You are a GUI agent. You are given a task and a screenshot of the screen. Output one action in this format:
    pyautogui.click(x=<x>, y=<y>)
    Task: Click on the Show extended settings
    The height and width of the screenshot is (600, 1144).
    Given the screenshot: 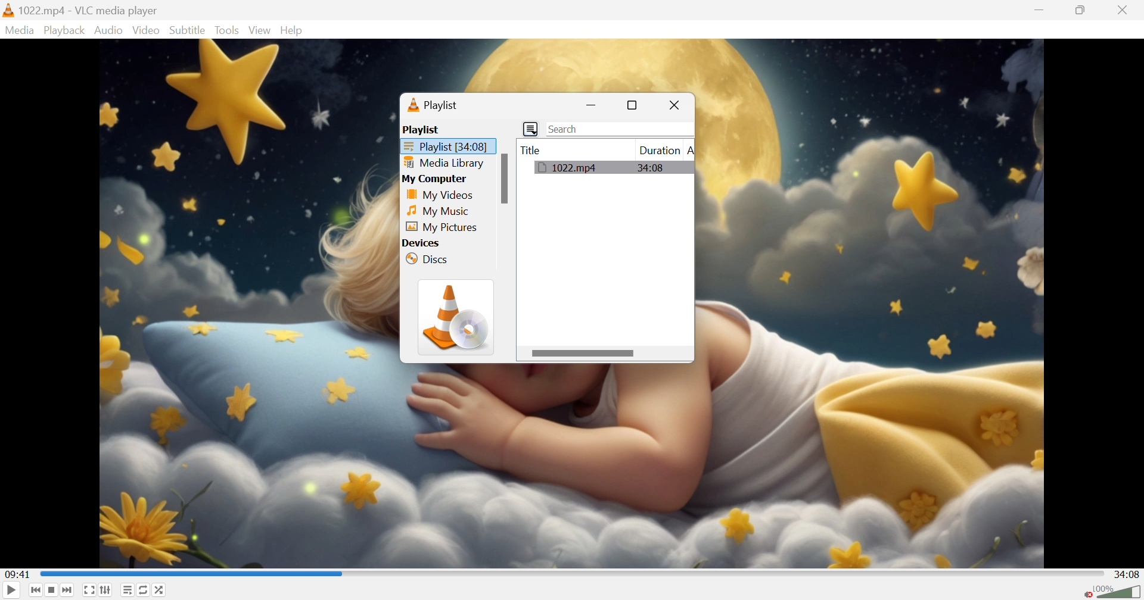 What is the action you would take?
    pyautogui.click(x=108, y=590)
    